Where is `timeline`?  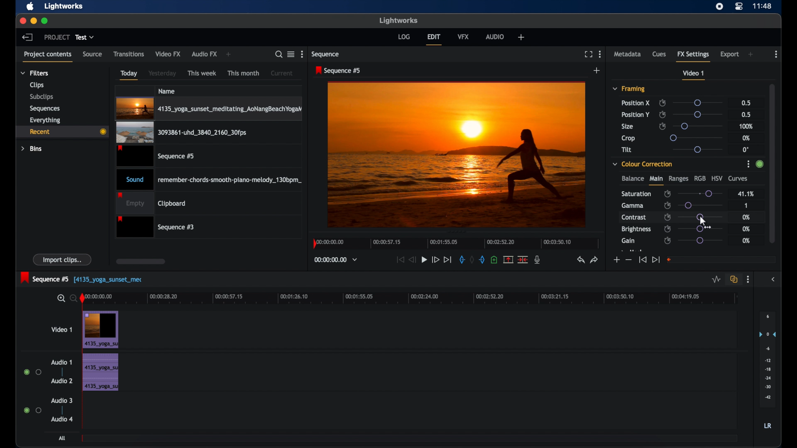
timeline is located at coordinates (454, 245).